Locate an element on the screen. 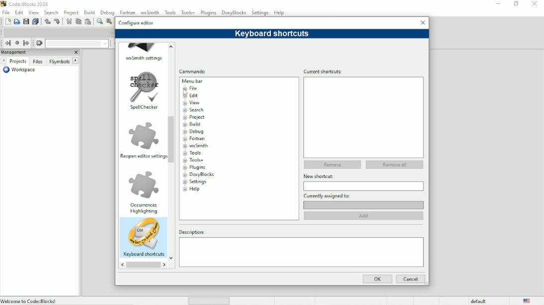 The width and height of the screenshot is (544, 305). Keyboard shortcuts is located at coordinates (143, 255).